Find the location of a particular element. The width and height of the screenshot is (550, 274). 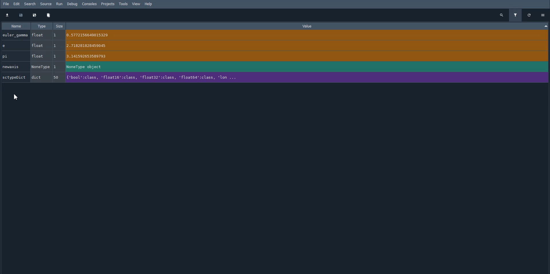

Consoles is located at coordinates (89, 4).